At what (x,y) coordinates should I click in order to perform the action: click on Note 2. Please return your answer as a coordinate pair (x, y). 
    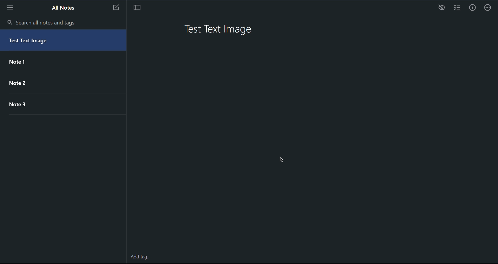
    Looking at the image, I should click on (23, 85).